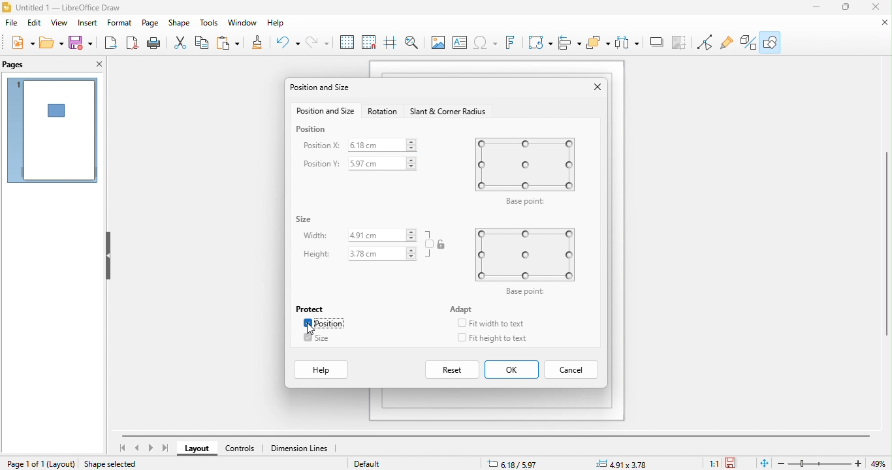 The image size is (892, 470). What do you see at coordinates (725, 43) in the screenshot?
I see `show gluepoint function` at bounding box center [725, 43].